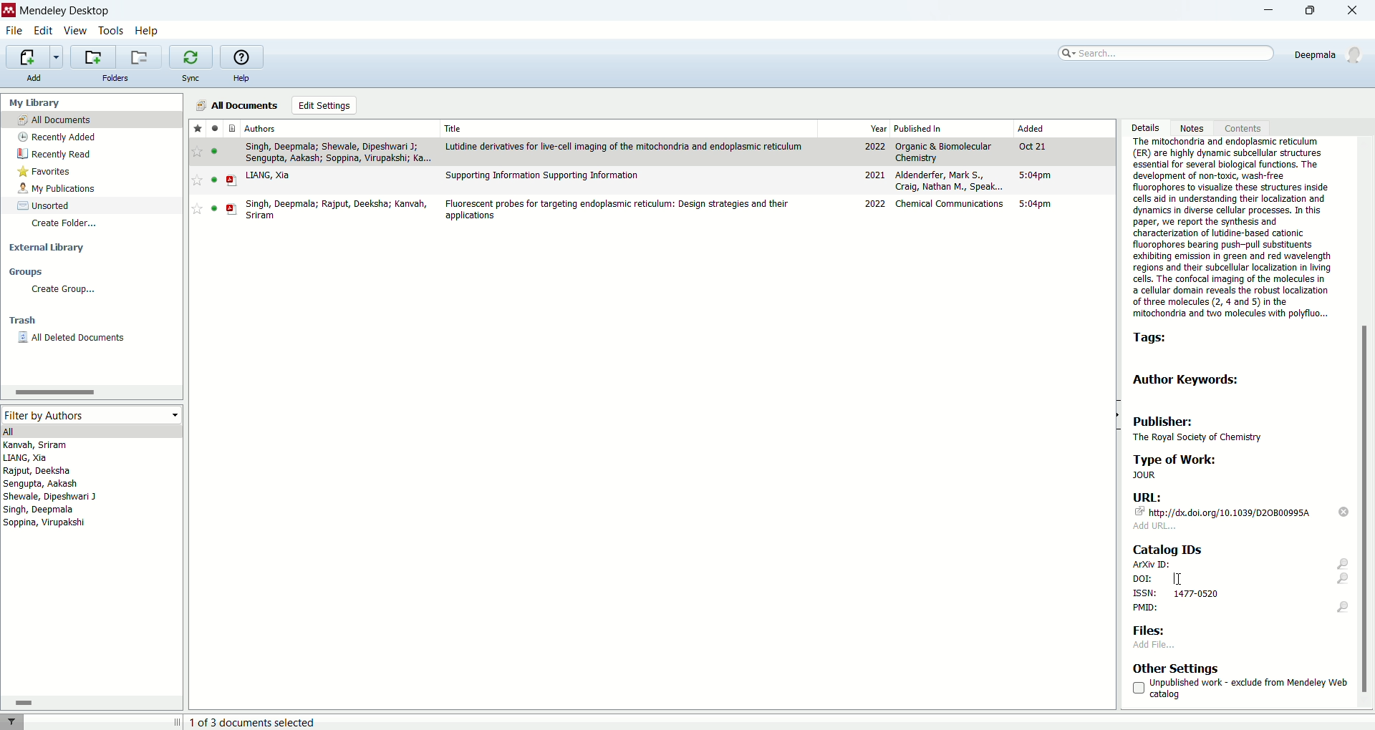 The height and width of the screenshot is (730, 1375). What do you see at coordinates (33, 103) in the screenshot?
I see `my library` at bounding box center [33, 103].